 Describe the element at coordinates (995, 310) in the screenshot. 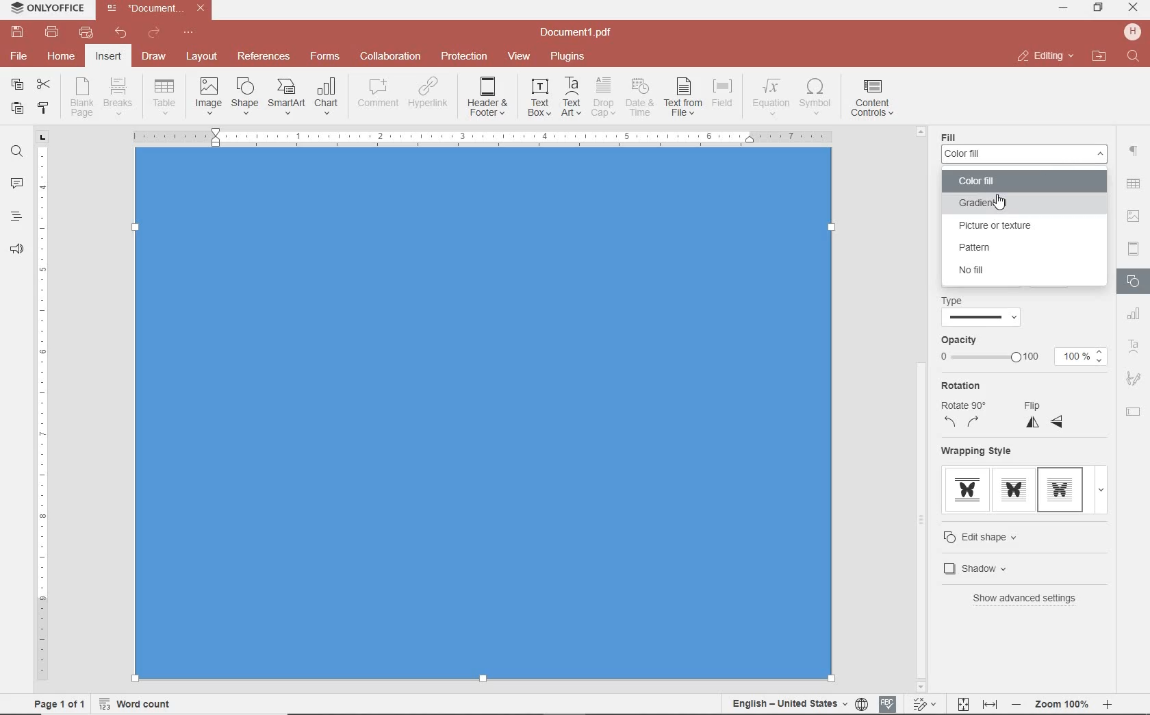

I see `TYPE` at that location.